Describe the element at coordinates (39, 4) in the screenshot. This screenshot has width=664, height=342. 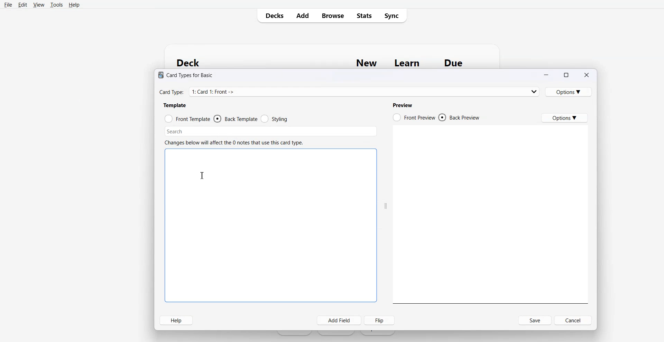
I see `View` at that location.